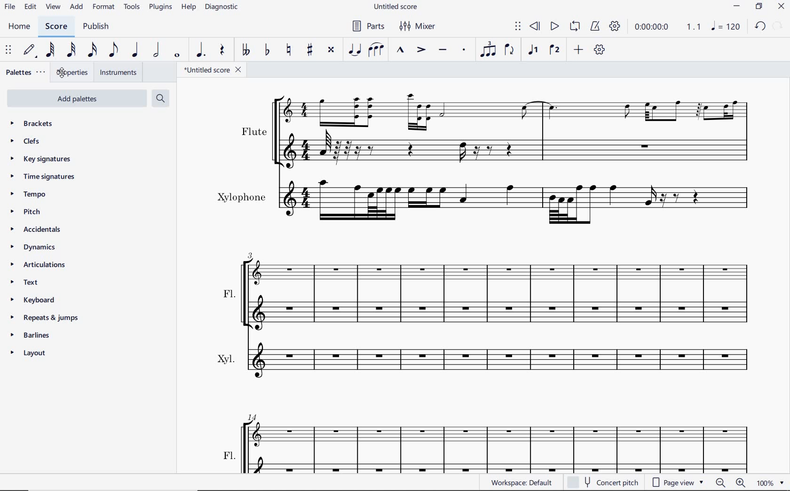 The width and height of the screenshot is (790, 491). What do you see at coordinates (160, 10) in the screenshot?
I see `PLUGINS` at bounding box center [160, 10].